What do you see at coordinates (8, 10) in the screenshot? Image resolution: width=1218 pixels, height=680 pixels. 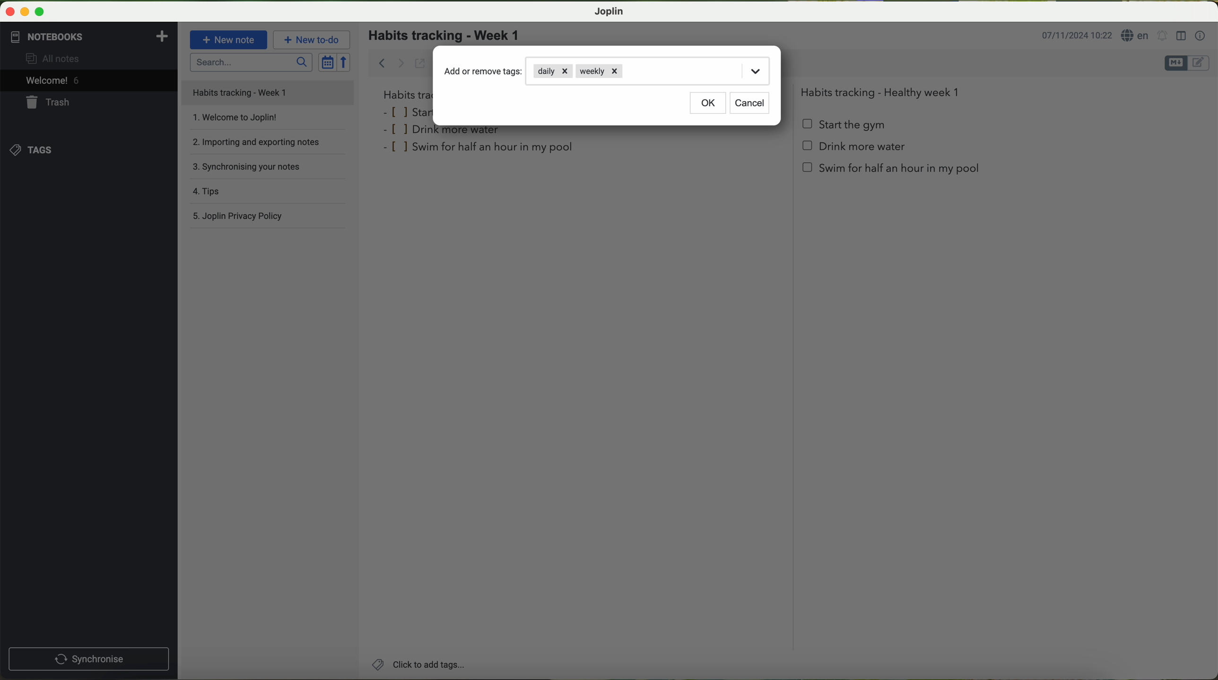 I see `close` at bounding box center [8, 10].